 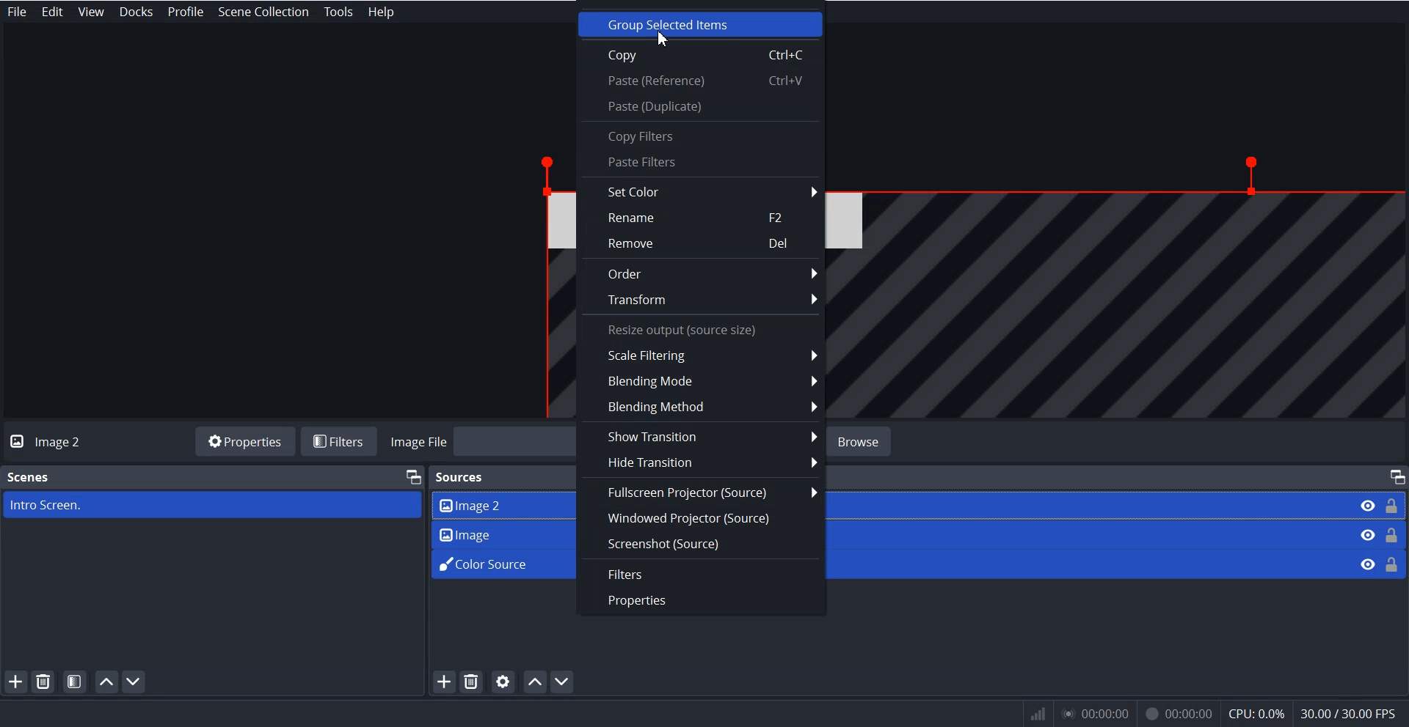 What do you see at coordinates (1098, 714) in the screenshot?
I see `00:00:00` at bounding box center [1098, 714].